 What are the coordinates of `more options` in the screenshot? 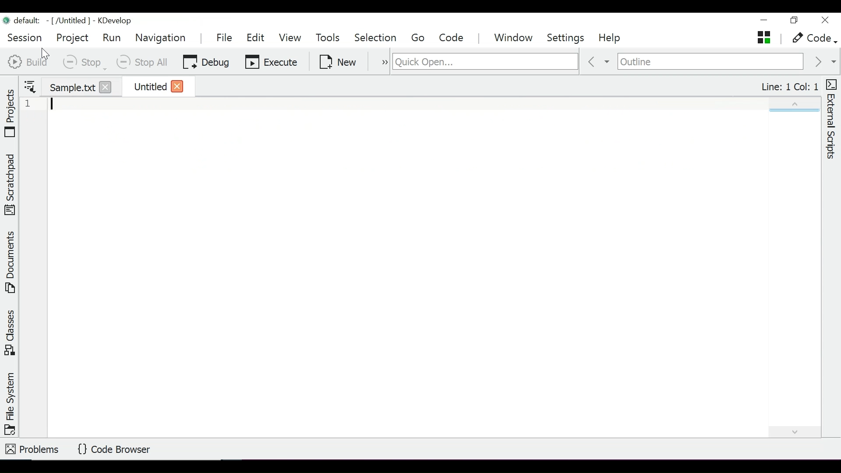 It's located at (29, 86).